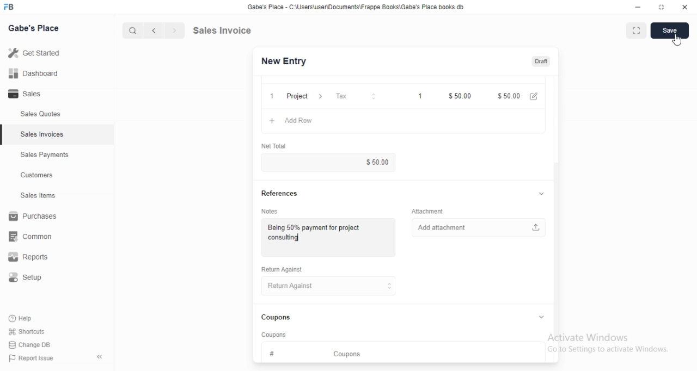 The height and width of the screenshot is (371, 697). Describe the element at coordinates (541, 318) in the screenshot. I see `collapse/expand` at that location.